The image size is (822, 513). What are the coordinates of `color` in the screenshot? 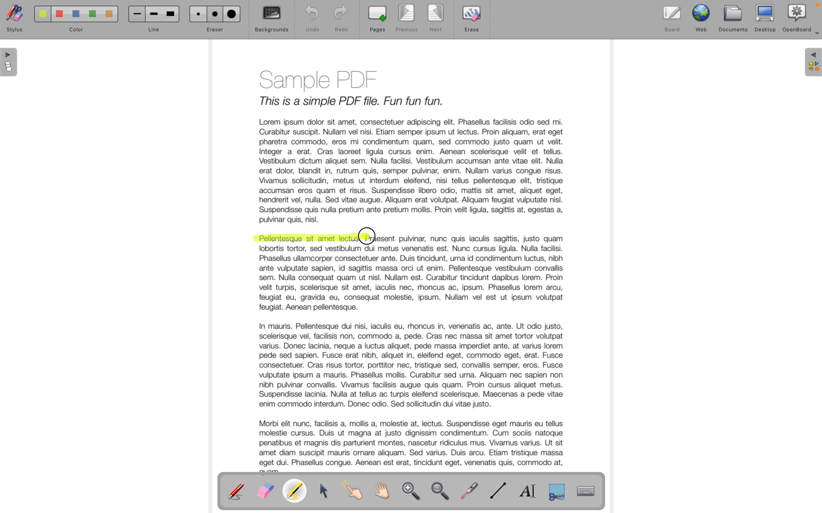 It's located at (73, 21).